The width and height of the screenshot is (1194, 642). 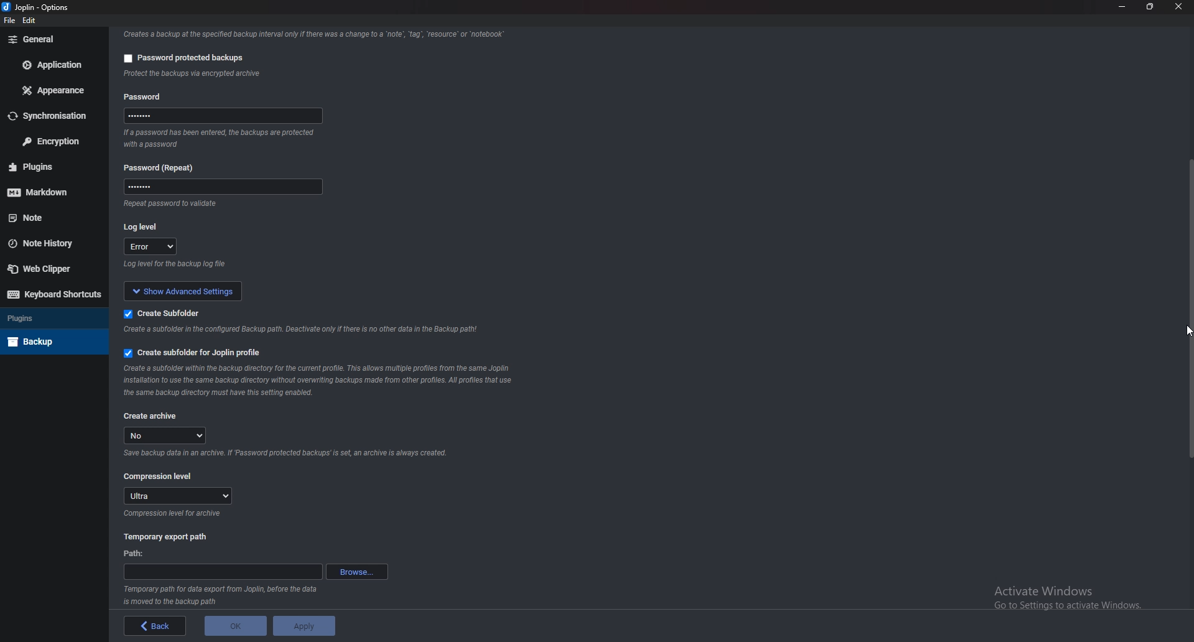 What do you see at coordinates (303, 330) in the screenshot?
I see `info` at bounding box center [303, 330].